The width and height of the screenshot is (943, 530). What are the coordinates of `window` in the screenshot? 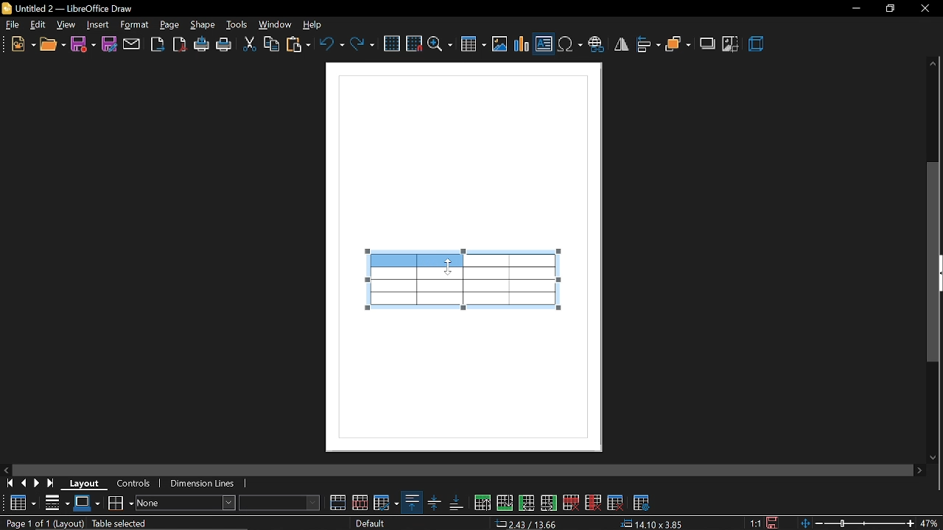 It's located at (276, 24).